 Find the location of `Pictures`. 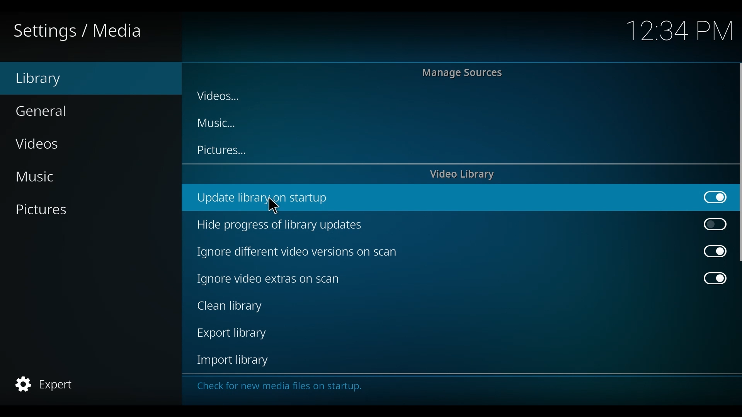

Pictures is located at coordinates (223, 151).